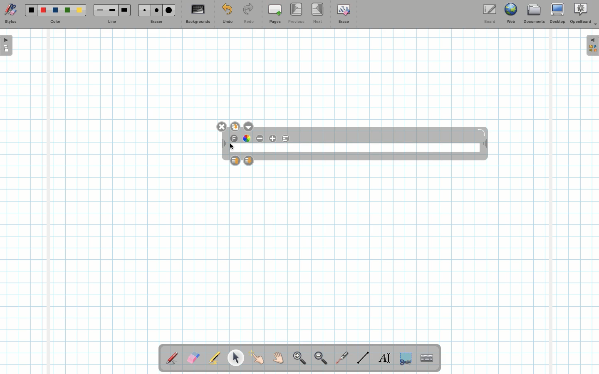 The width and height of the screenshot is (599, 374). Describe the element at coordinates (427, 356) in the screenshot. I see `Text input` at that location.